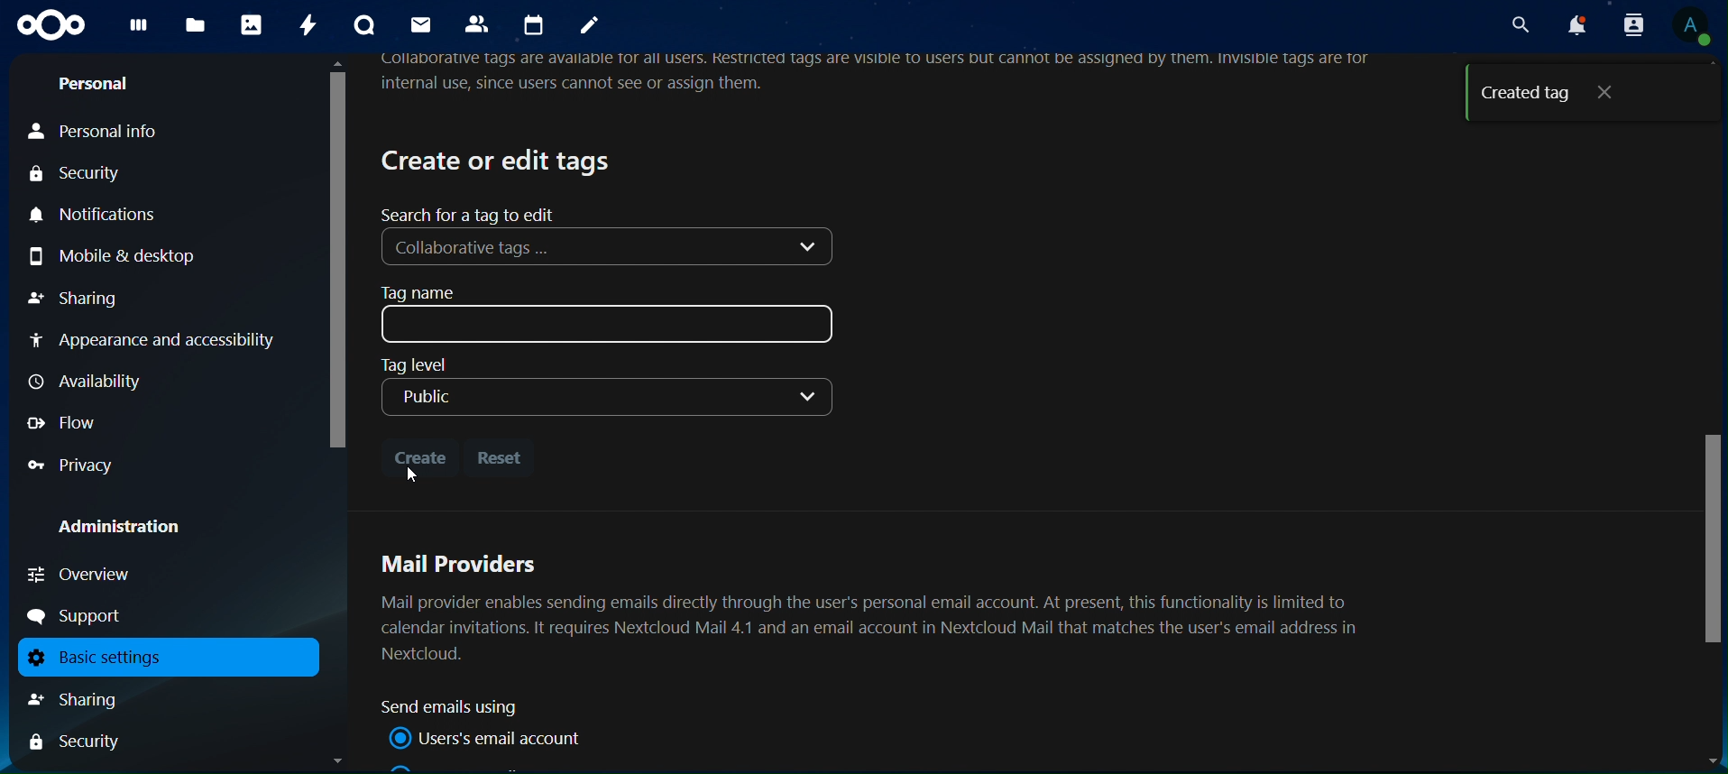 The image size is (1728, 774). I want to click on Cursor, so click(413, 475).